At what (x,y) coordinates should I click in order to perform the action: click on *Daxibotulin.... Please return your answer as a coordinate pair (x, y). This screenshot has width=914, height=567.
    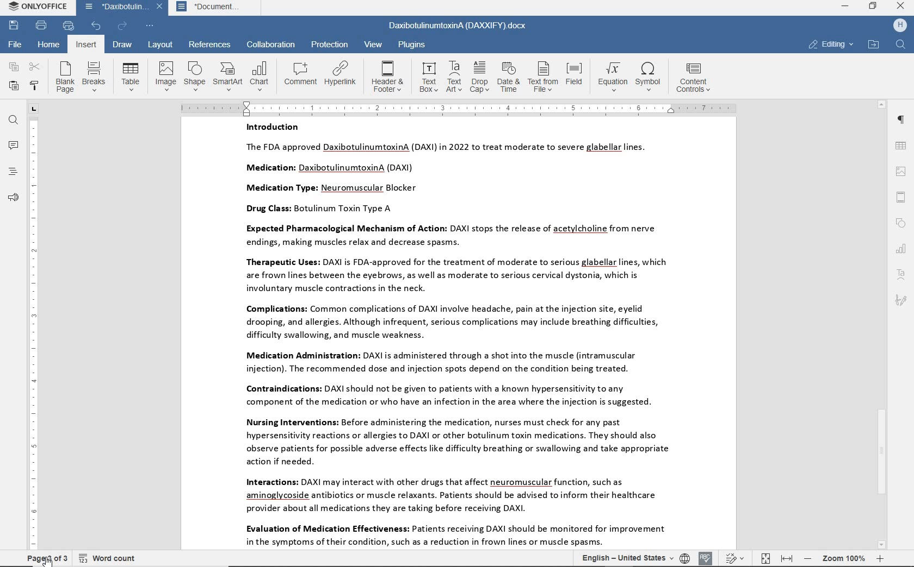
    Looking at the image, I should click on (113, 8).